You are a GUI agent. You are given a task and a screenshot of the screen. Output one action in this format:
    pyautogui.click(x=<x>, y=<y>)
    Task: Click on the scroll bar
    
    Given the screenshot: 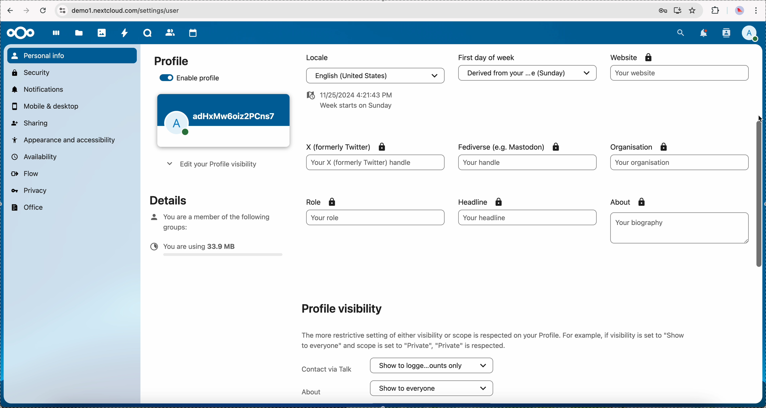 What is the action you would take?
    pyautogui.click(x=760, y=202)
    